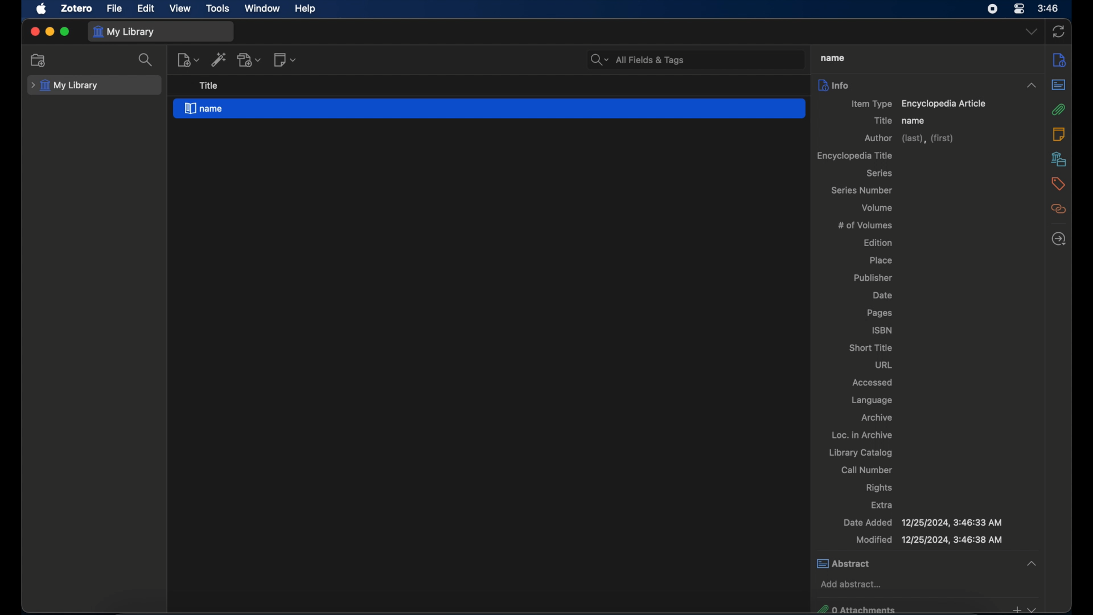 The height and width of the screenshot is (615, 1093). Describe the element at coordinates (146, 59) in the screenshot. I see `search` at that location.